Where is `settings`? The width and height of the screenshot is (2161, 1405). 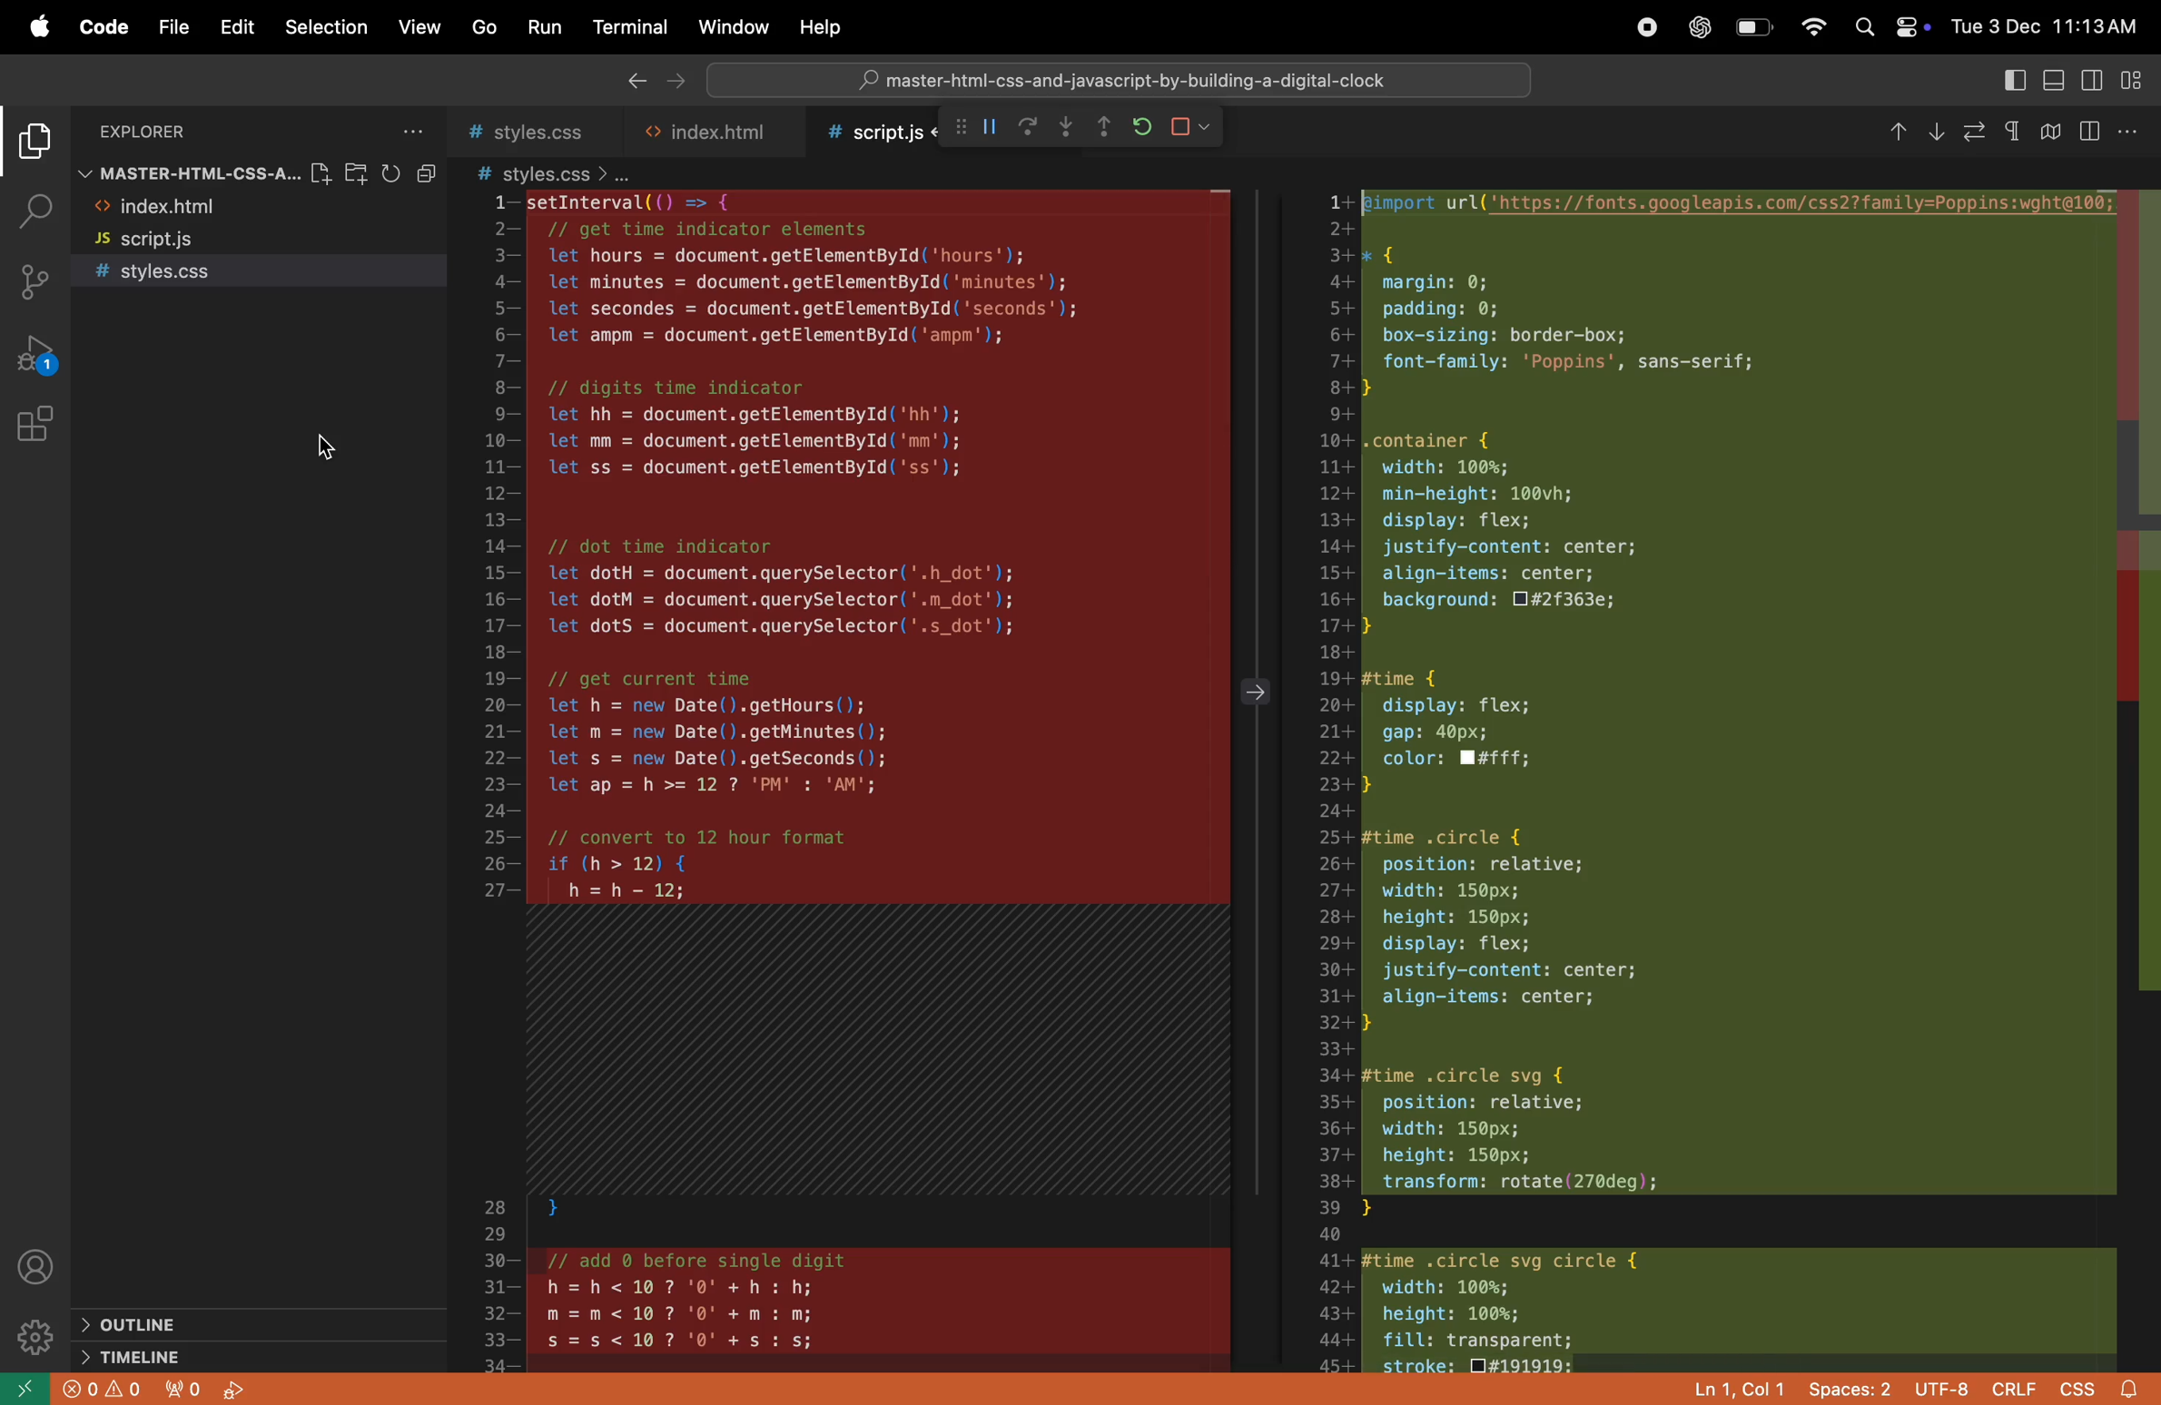
settings is located at coordinates (35, 1332).